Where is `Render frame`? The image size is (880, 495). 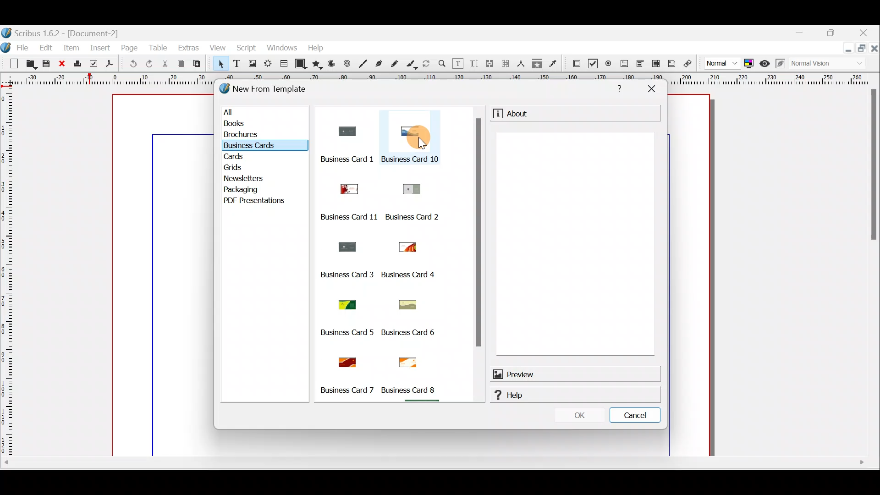 Render frame is located at coordinates (268, 65).